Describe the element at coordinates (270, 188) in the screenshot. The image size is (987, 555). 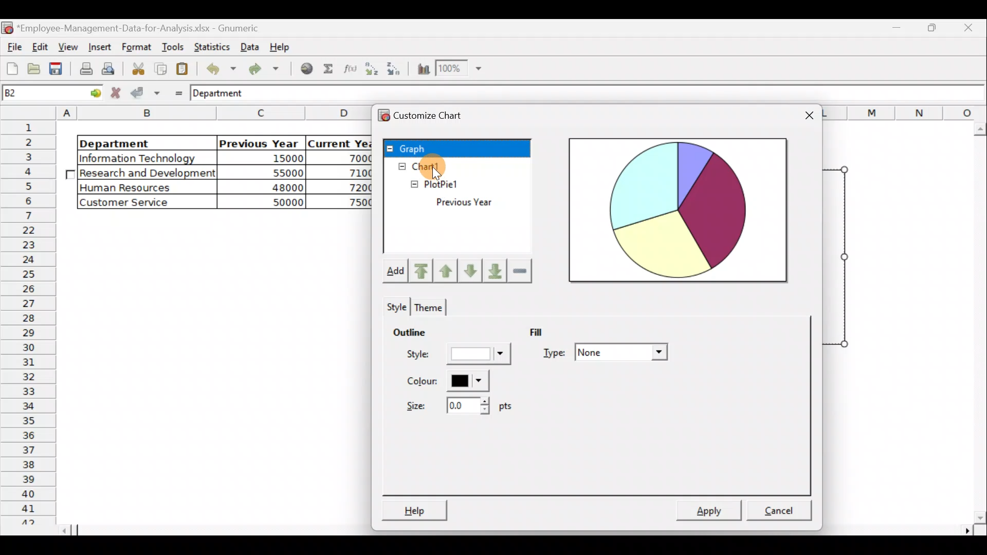
I see `48000` at that location.